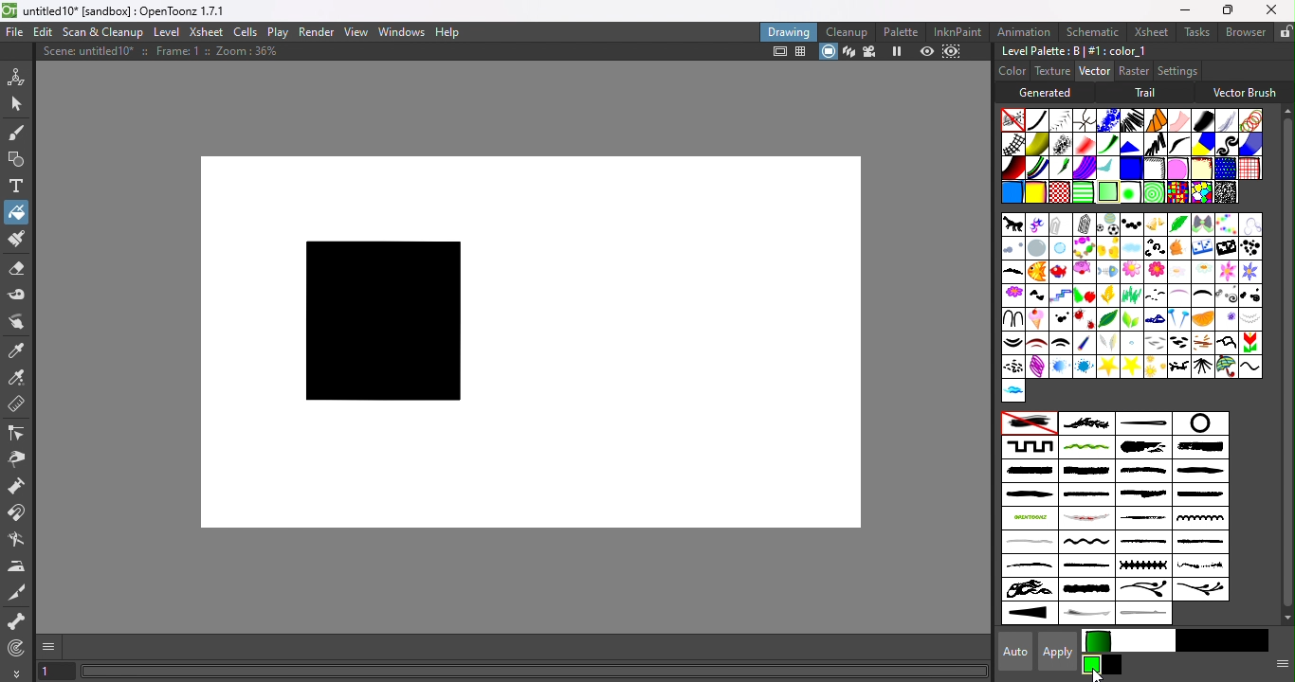 This screenshot has height=682, width=1295. What do you see at coordinates (1205, 447) in the screenshot?
I see `Large_brush2` at bounding box center [1205, 447].